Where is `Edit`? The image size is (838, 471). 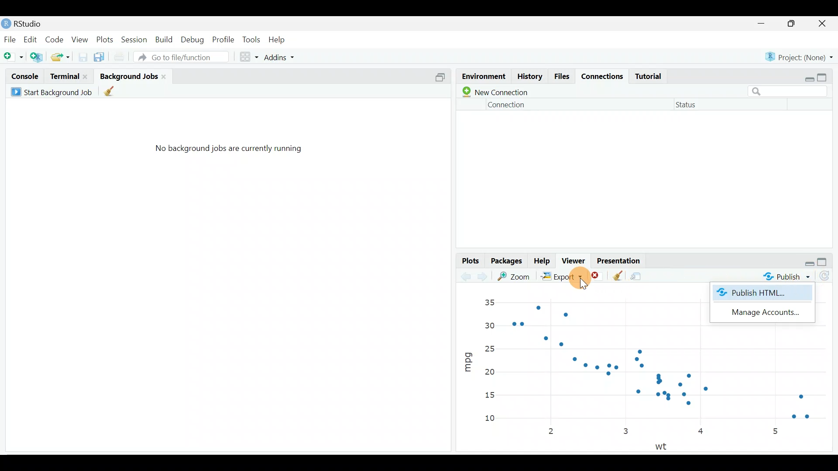 Edit is located at coordinates (30, 39).